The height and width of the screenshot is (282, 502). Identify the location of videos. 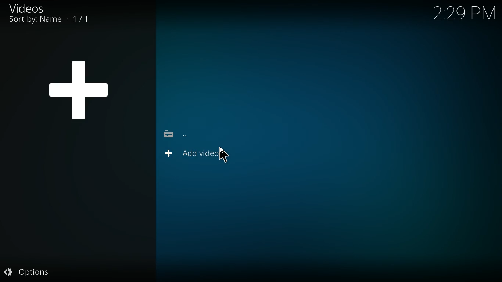
(35, 8).